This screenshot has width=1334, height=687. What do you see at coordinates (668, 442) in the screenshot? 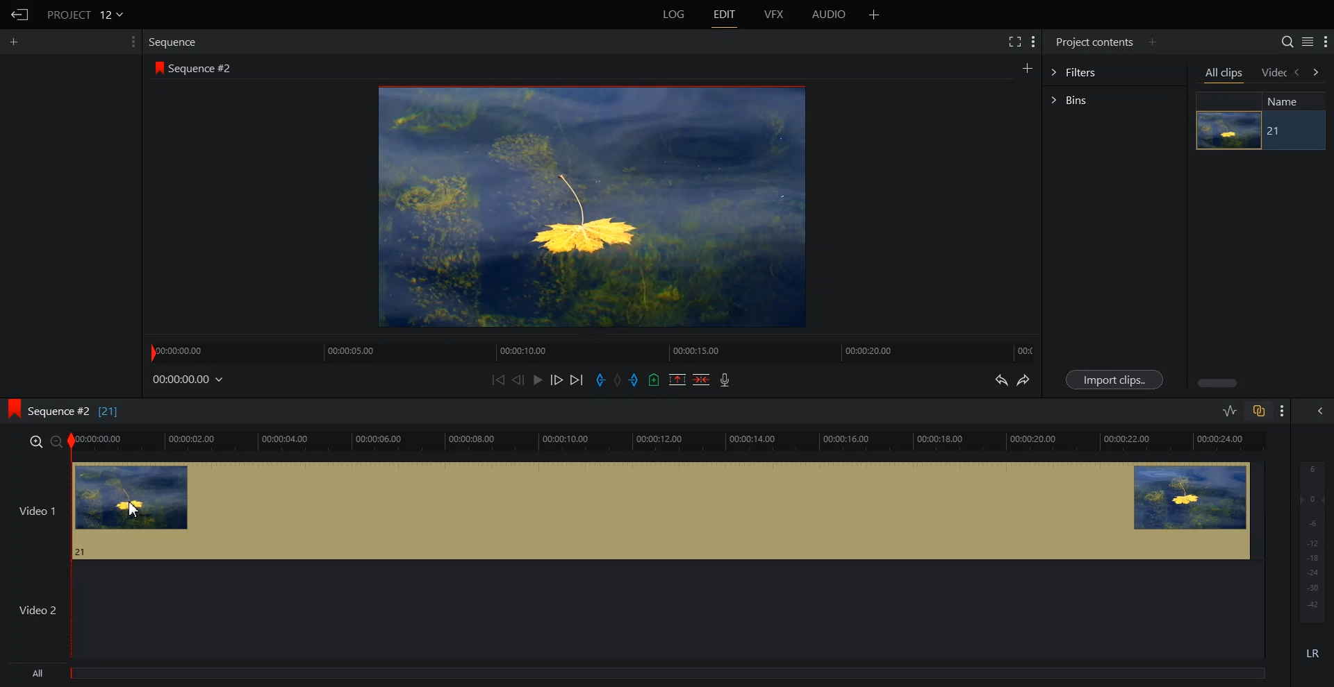
I see `Timeline` at bounding box center [668, 442].